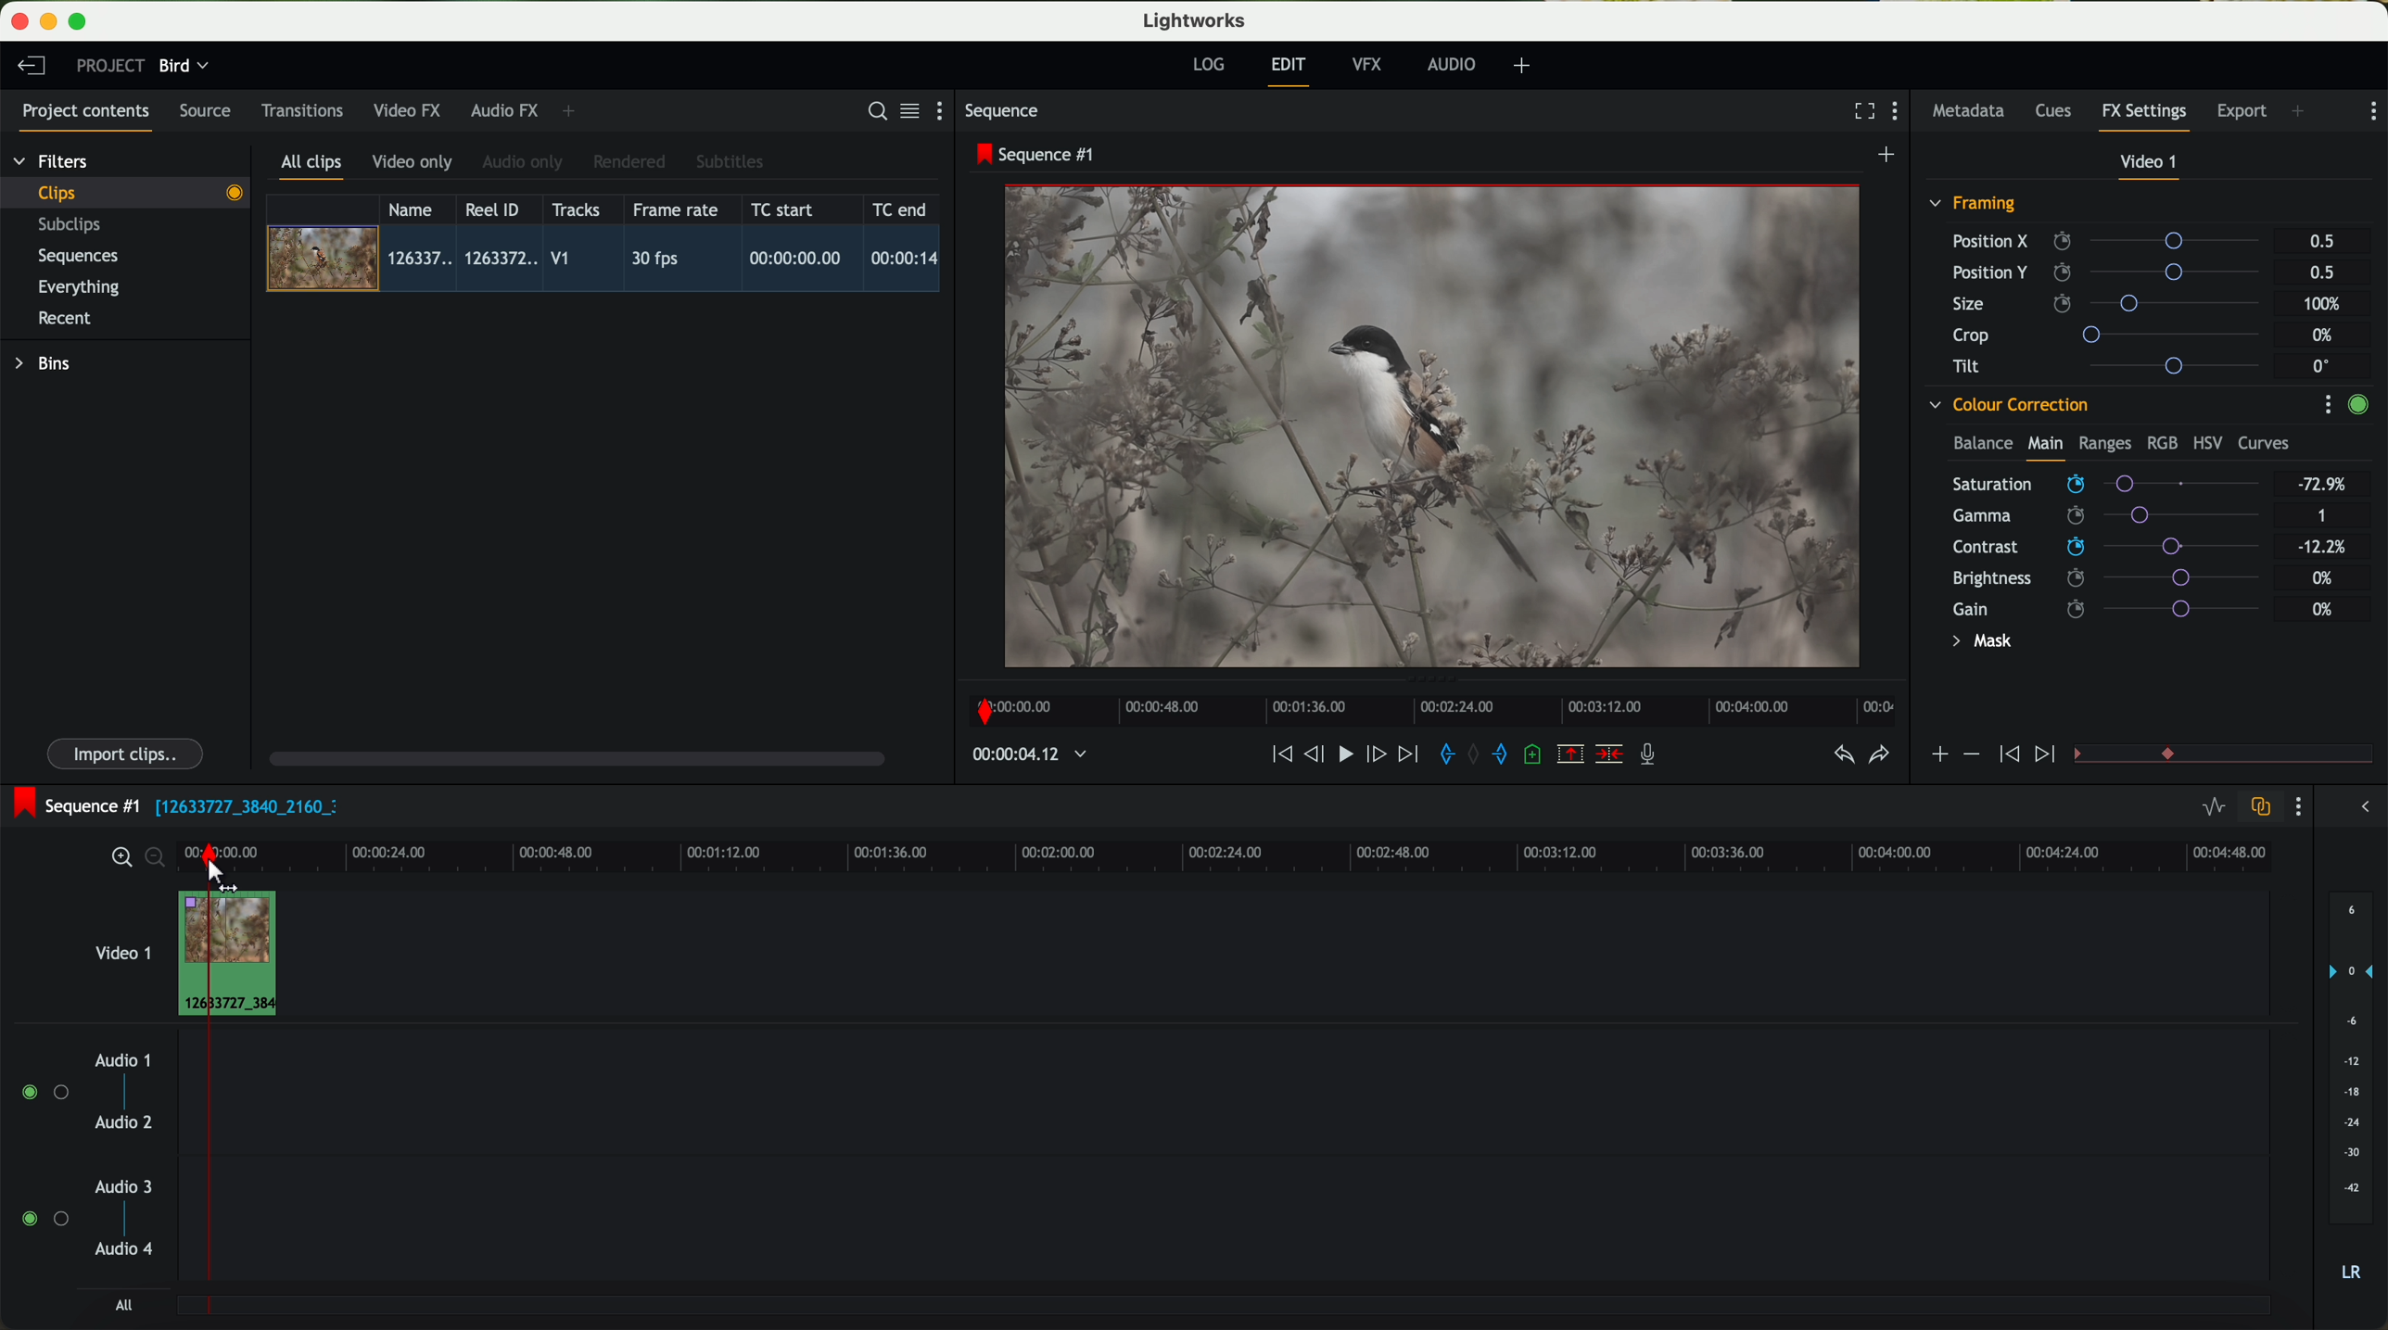  What do you see at coordinates (1291, 70) in the screenshot?
I see `edit` at bounding box center [1291, 70].